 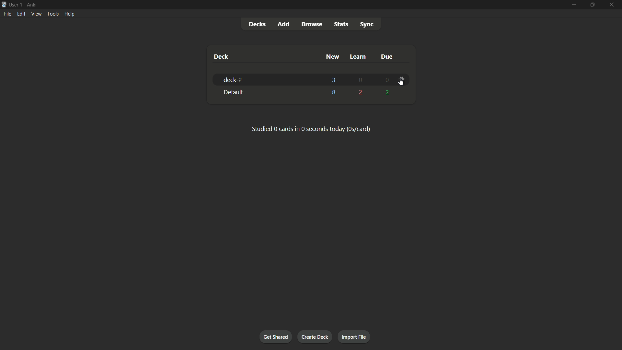 What do you see at coordinates (353, 336) in the screenshot?
I see `import file` at bounding box center [353, 336].